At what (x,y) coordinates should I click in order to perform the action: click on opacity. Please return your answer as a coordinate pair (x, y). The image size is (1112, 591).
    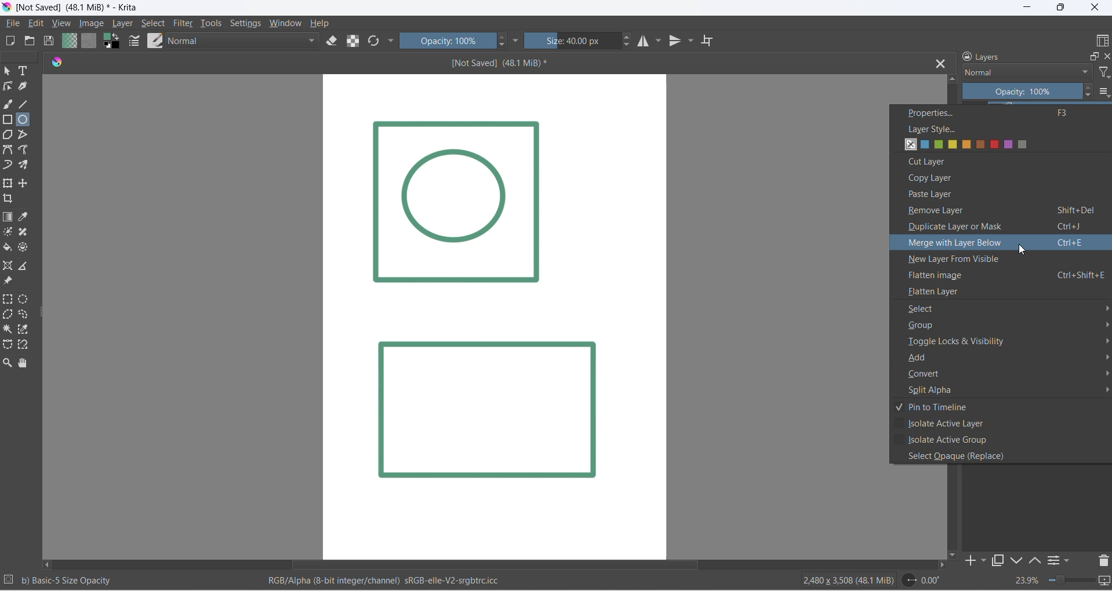
    Looking at the image, I should click on (445, 41).